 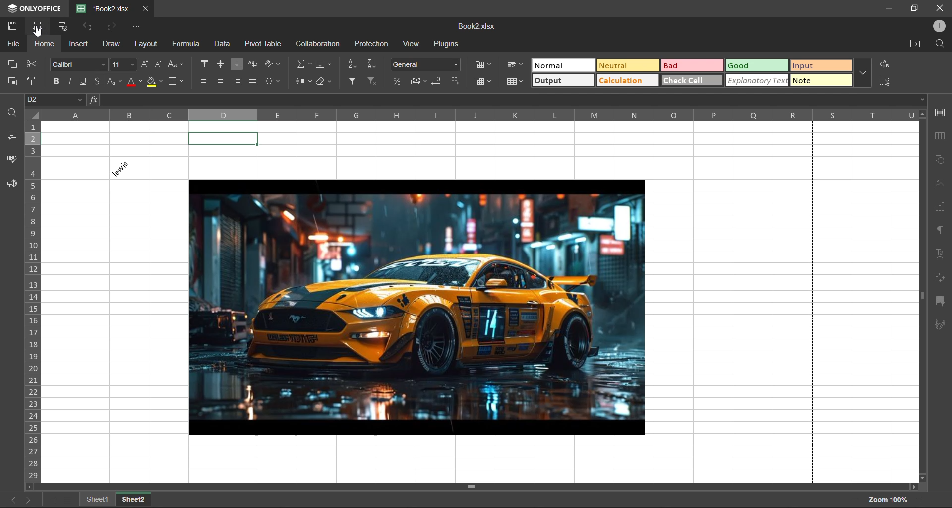 I want to click on paste, so click(x=13, y=82).